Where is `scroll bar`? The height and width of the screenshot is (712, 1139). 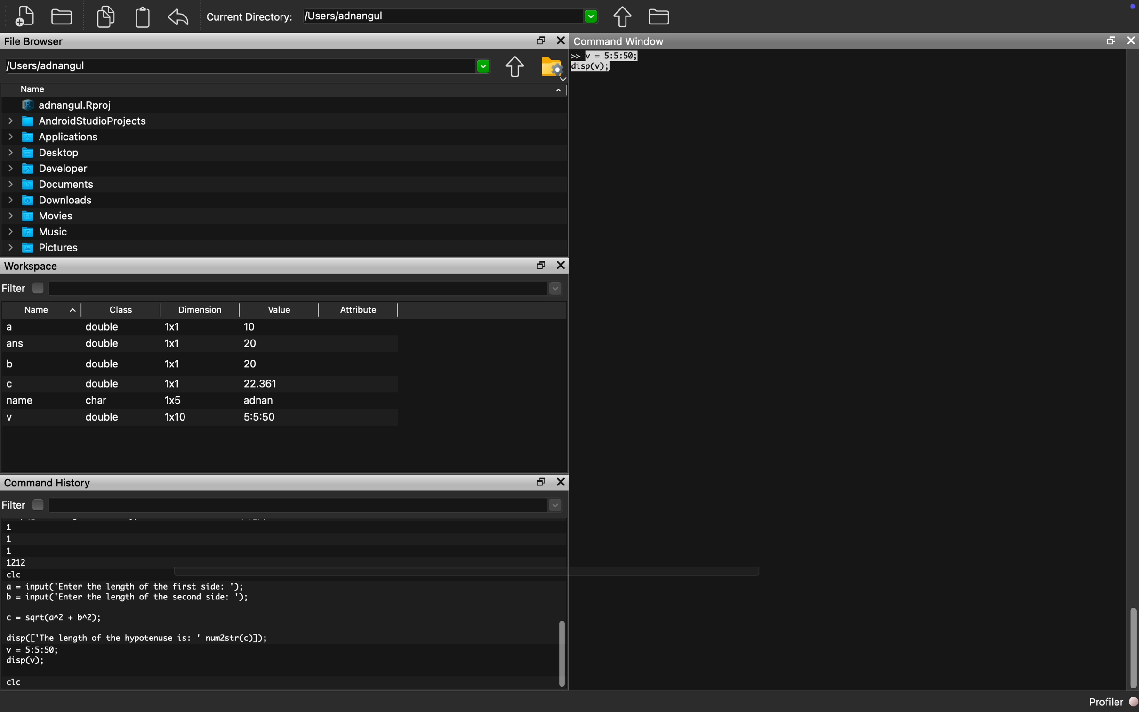
scroll bar is located at coordinates (562, 654).